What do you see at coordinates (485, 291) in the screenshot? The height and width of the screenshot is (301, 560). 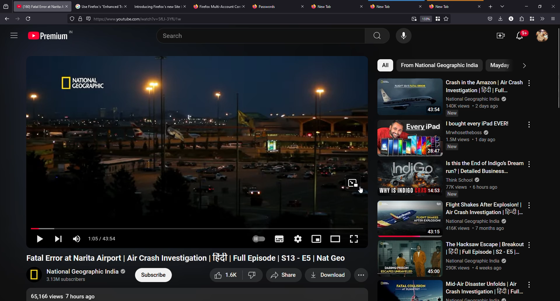 I see `video text description` at bounding box center [485, 291].